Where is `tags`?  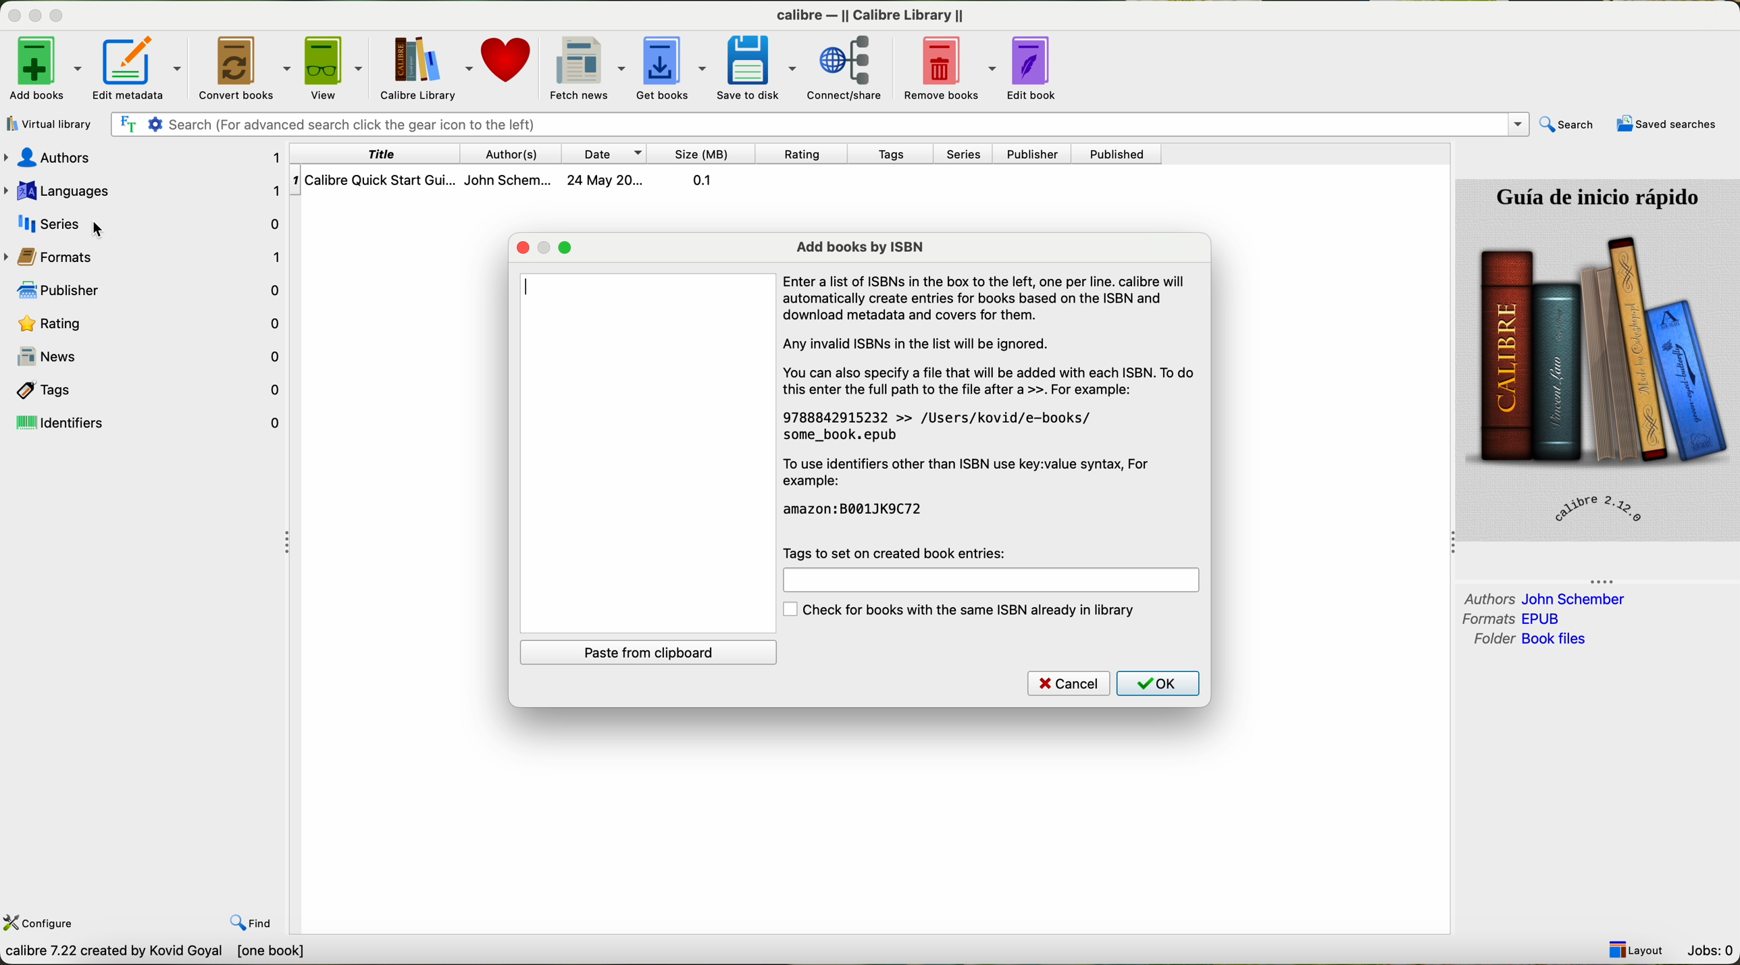 tags is located at coordinates (890, 155).